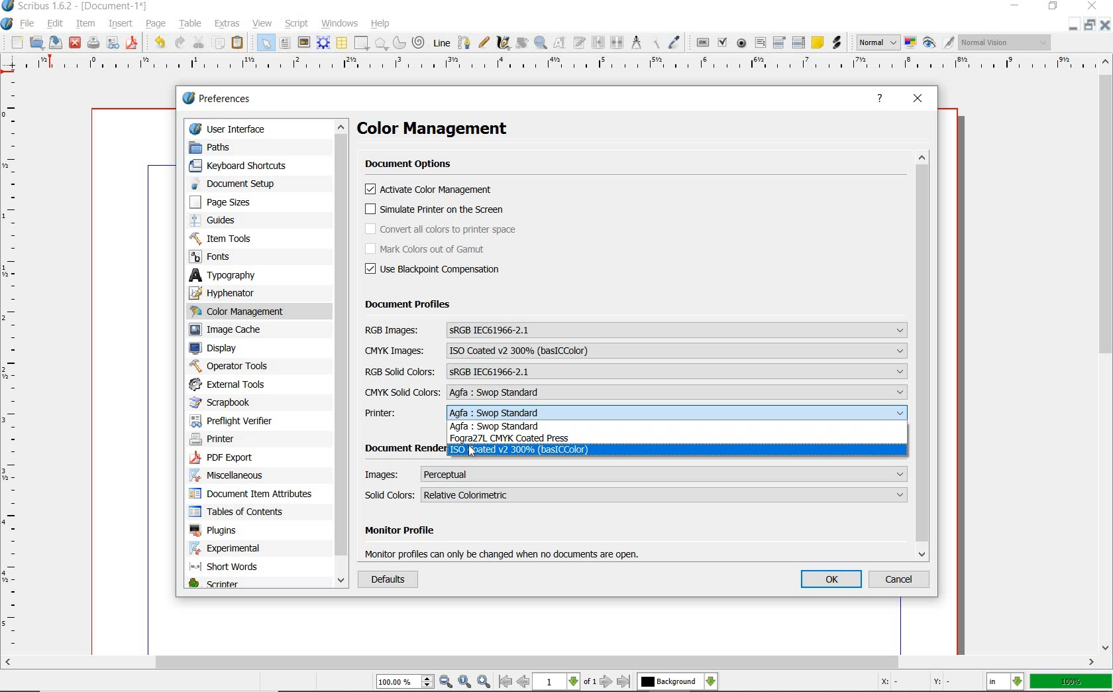  Describe the element at coordinates (234, 147) in the screenshot. I see `paths` at that location.